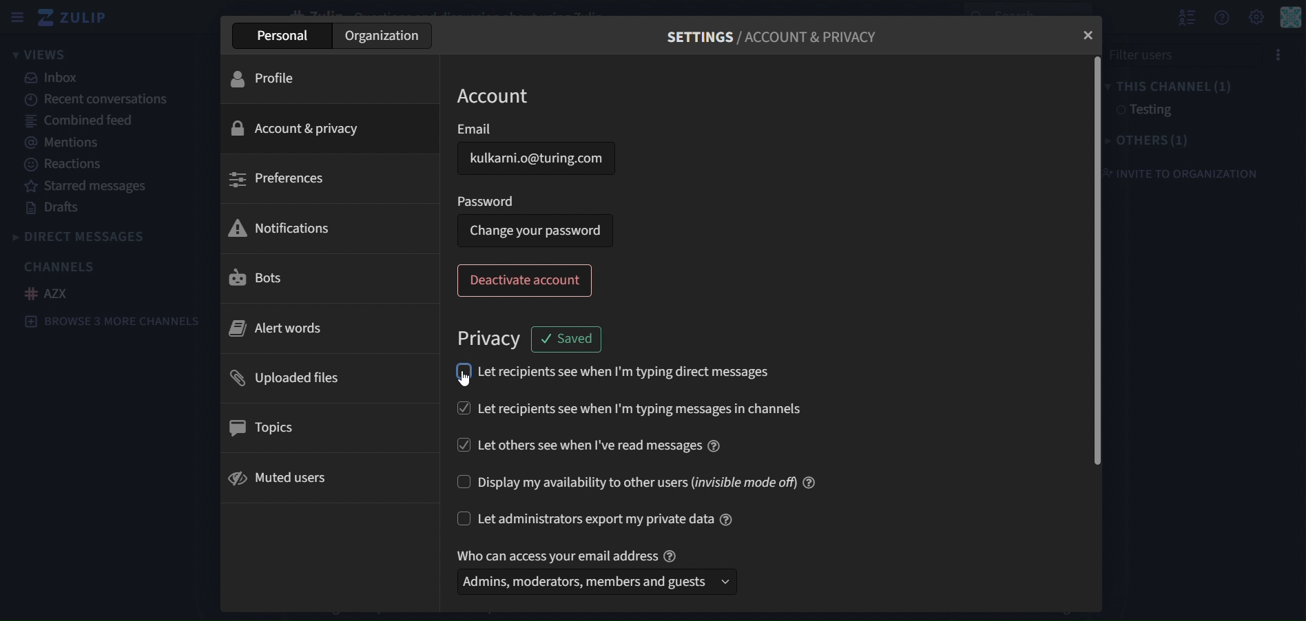 Image resolution: width=1306 pixels, height=621 pixels. What do you see at coordinates (494, 96) in the screenshot?
I see `account` at bounding box center [494, 96].